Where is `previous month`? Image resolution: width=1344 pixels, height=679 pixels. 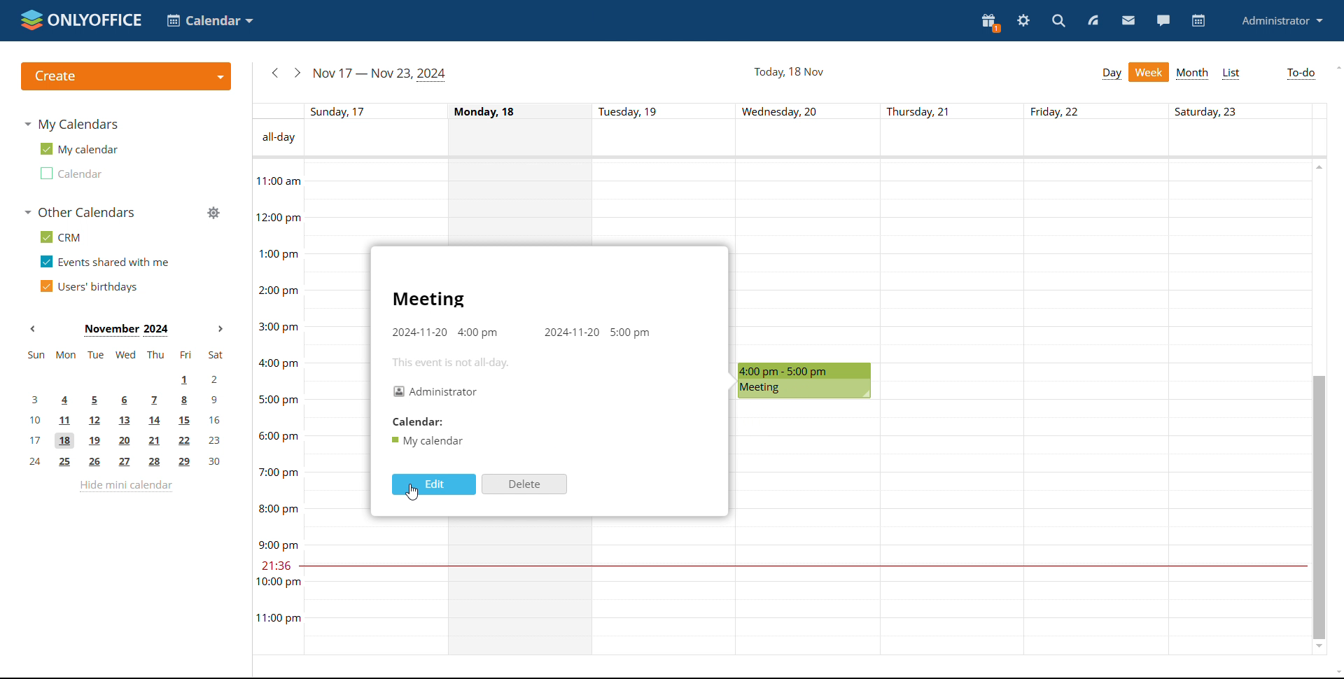 previous month is located at coordinates (36, 329).